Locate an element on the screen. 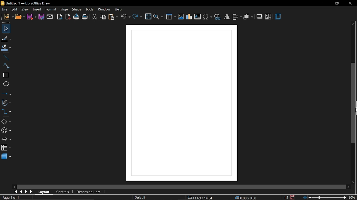 This screenshot has height=200, width=357. change zoom is located at coordinates (327, 197).